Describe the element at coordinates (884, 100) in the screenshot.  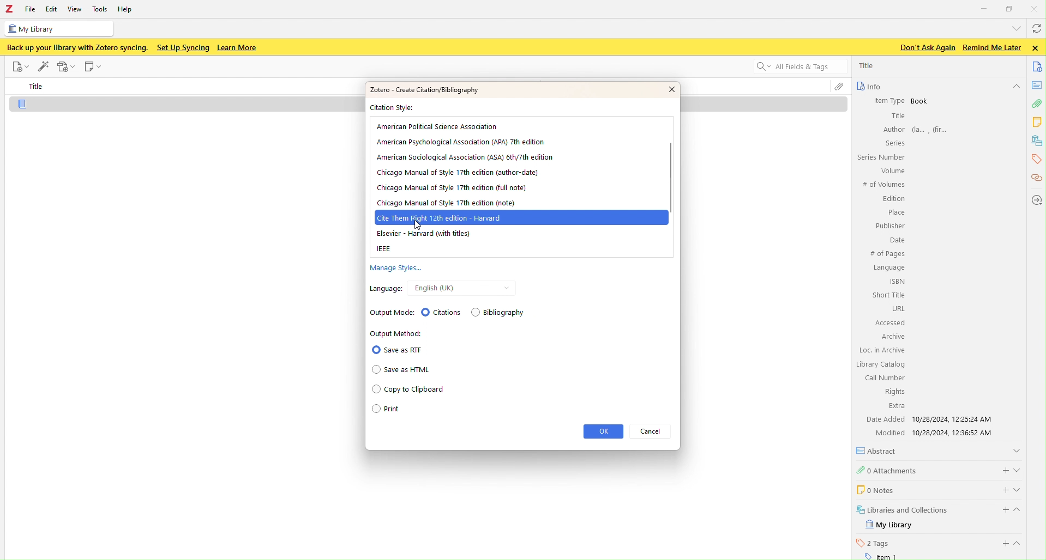
I see `Item Type` at that location.